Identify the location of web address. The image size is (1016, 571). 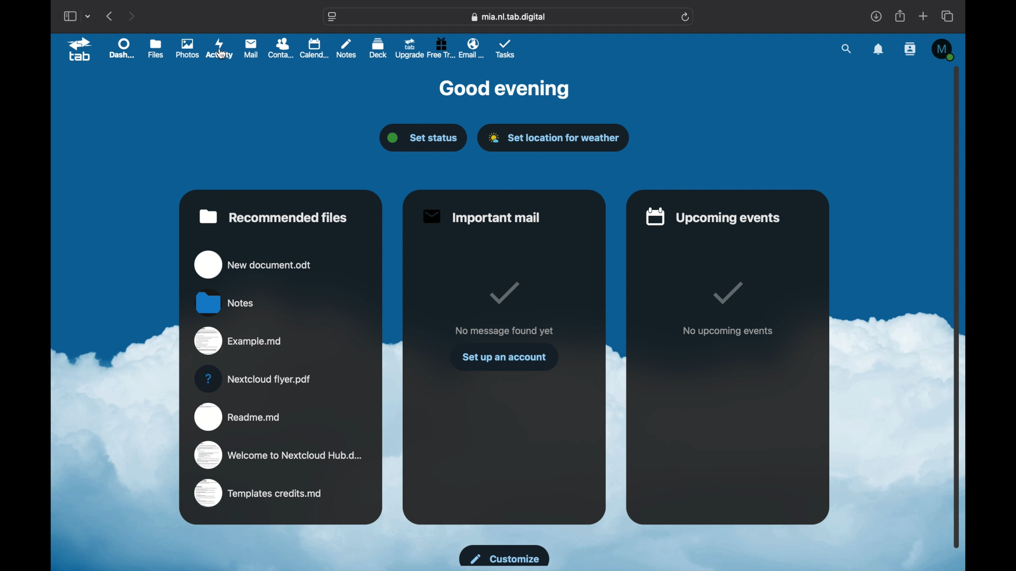
(508, 17).